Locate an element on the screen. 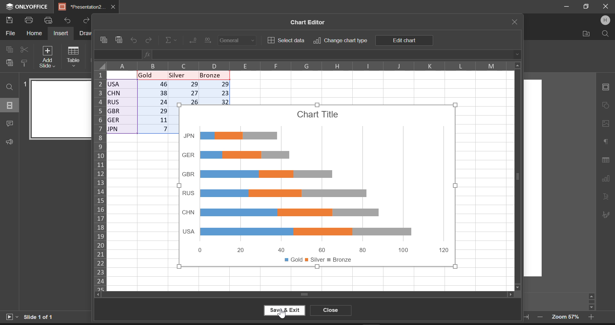 Image resolution: width=615 pixels, height=325 pixels. Paragraph Settings is located at coordinates (606, 140).